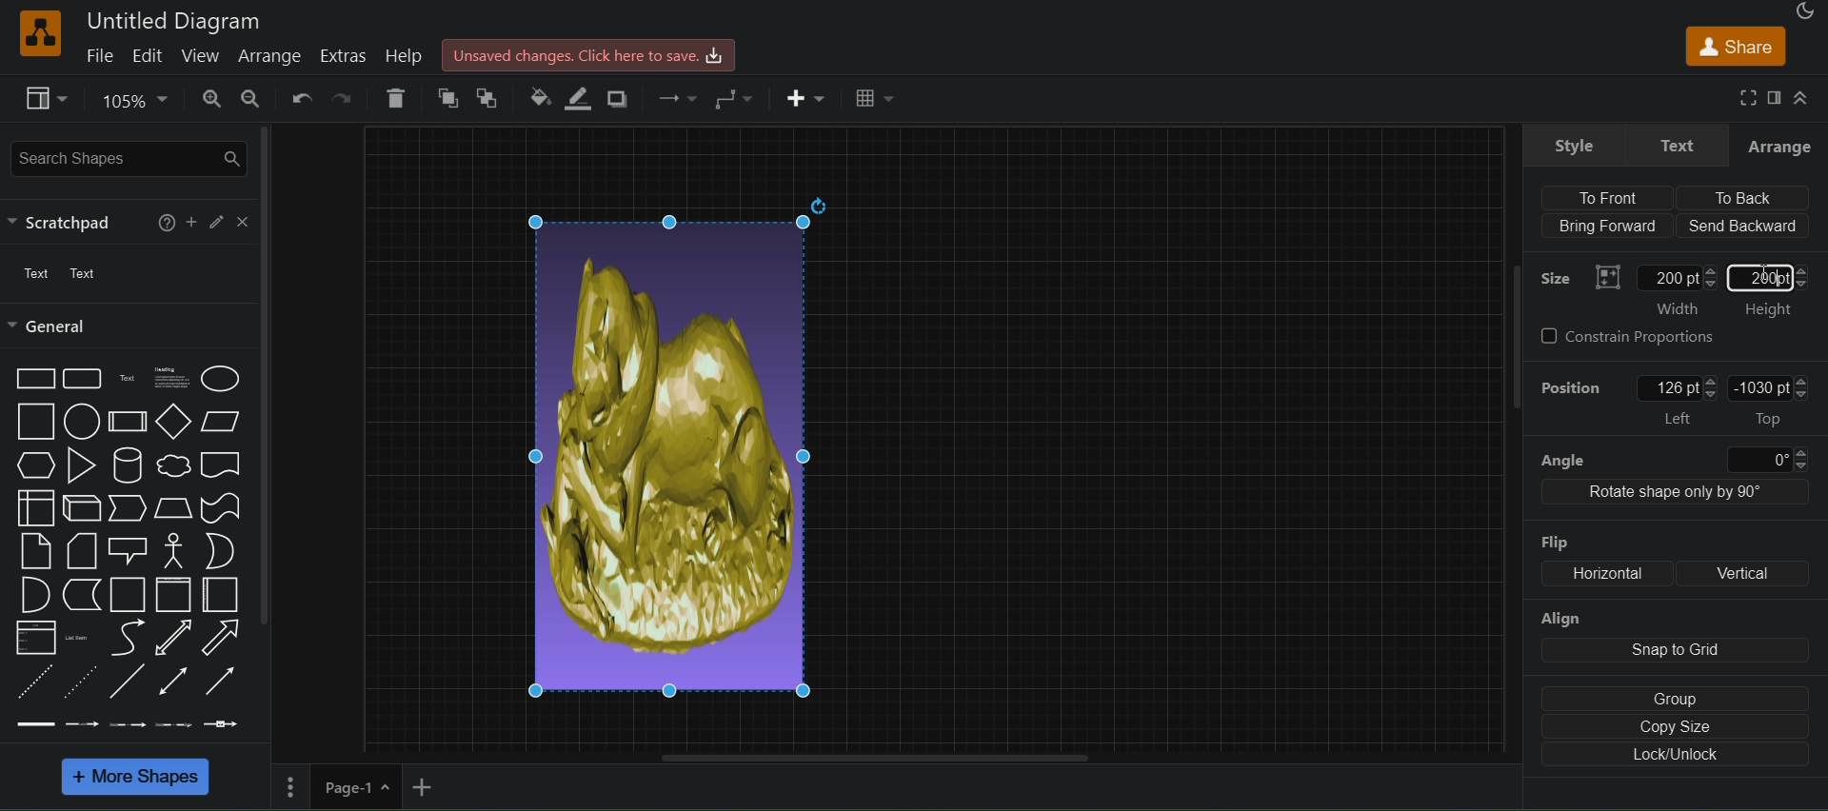 The height and width of the screenshot is (811, 1828). What do you see at coordinates (92, 57) in the screenshot?
I see `file` at bounding box center [92, 57].